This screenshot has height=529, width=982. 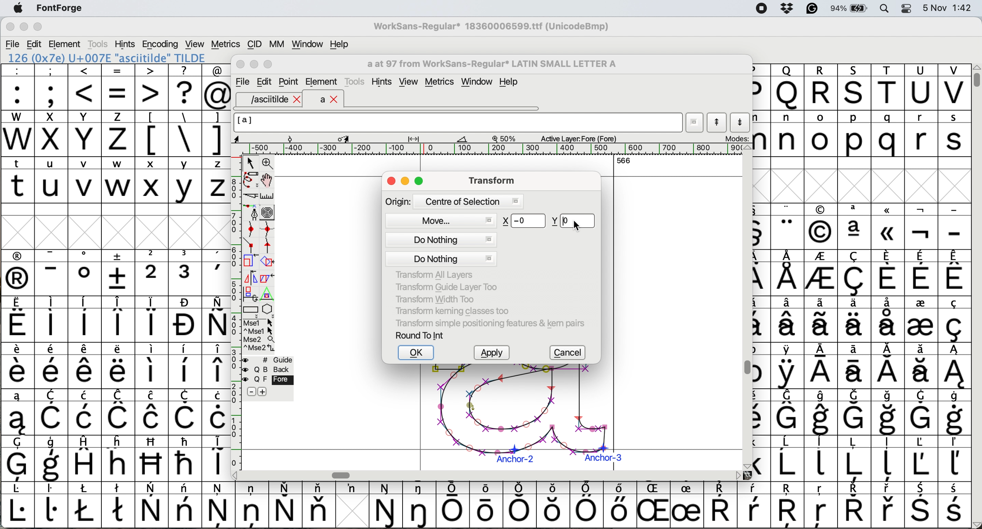 What do you see at coordinates (356, 80) in the screenshot?
I see `tools` at bounding box center [356, 80].